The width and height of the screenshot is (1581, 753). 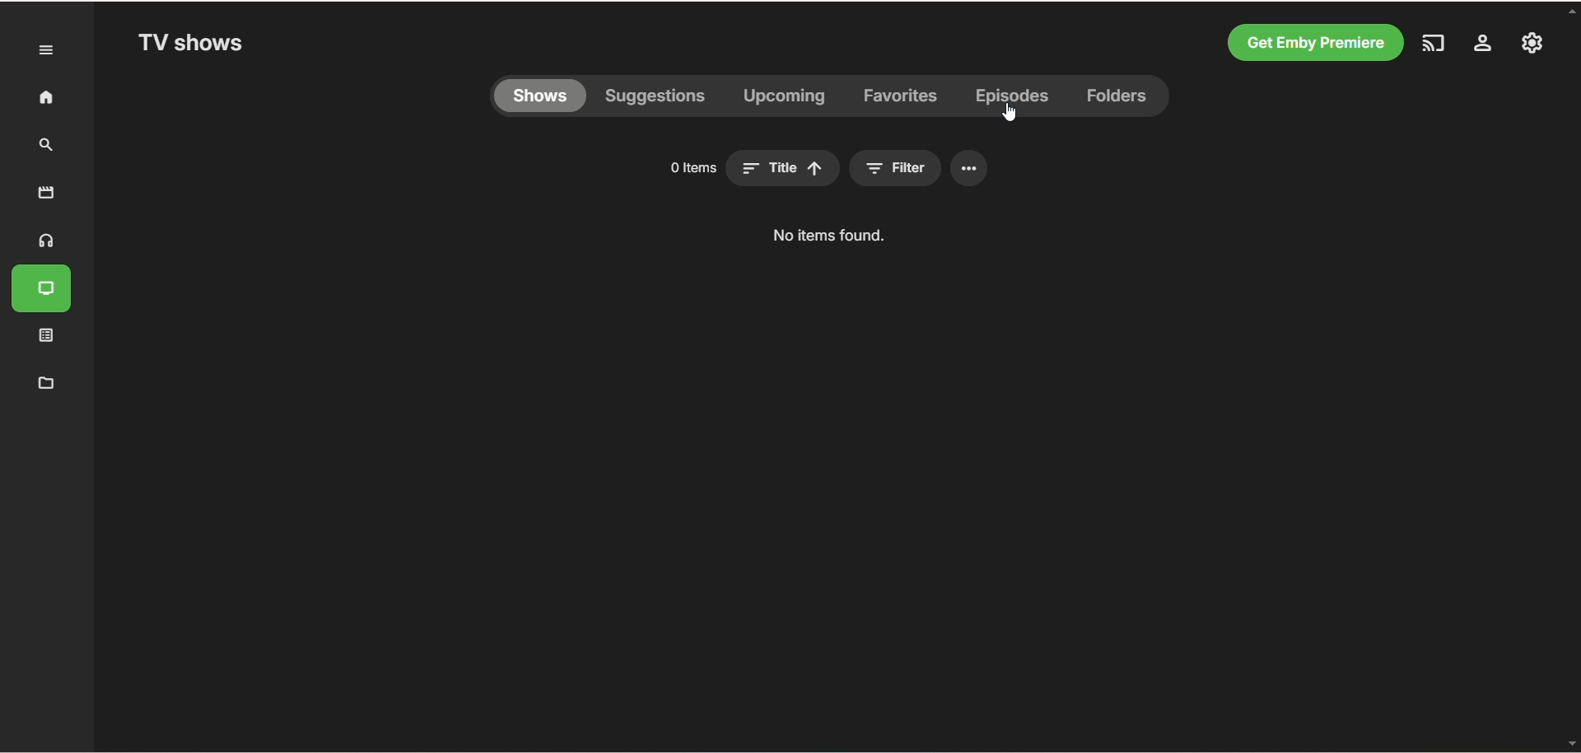 What do you see at coordinates (40, 98) in the screenshot?
I see `home` at bounding box center [40, 98].